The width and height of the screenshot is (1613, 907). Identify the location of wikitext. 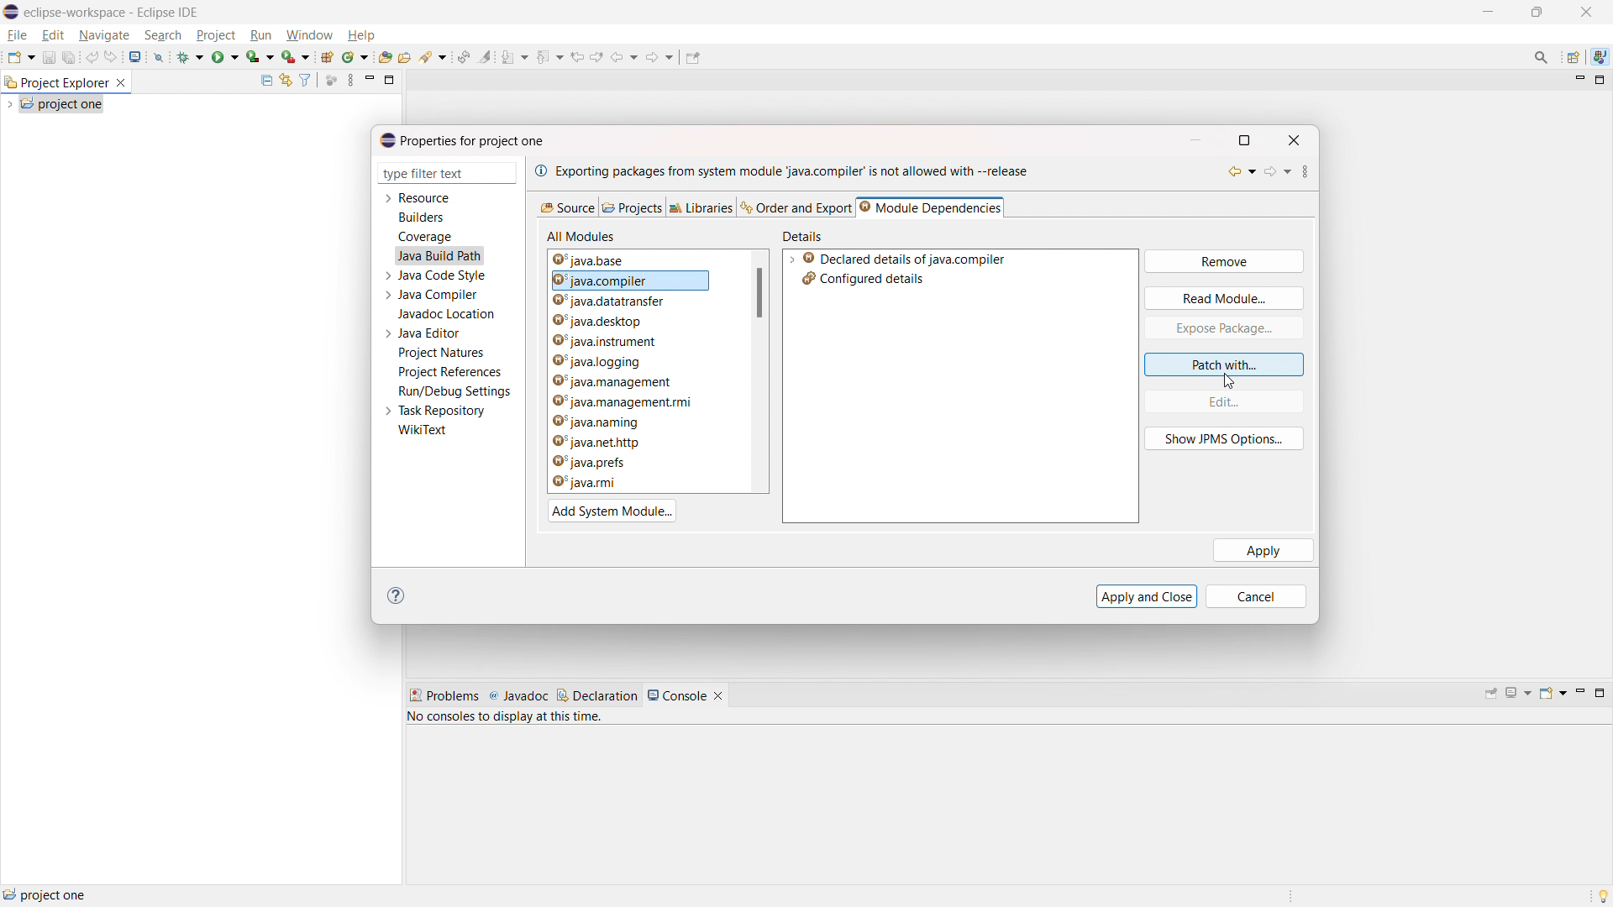
(423, 431).